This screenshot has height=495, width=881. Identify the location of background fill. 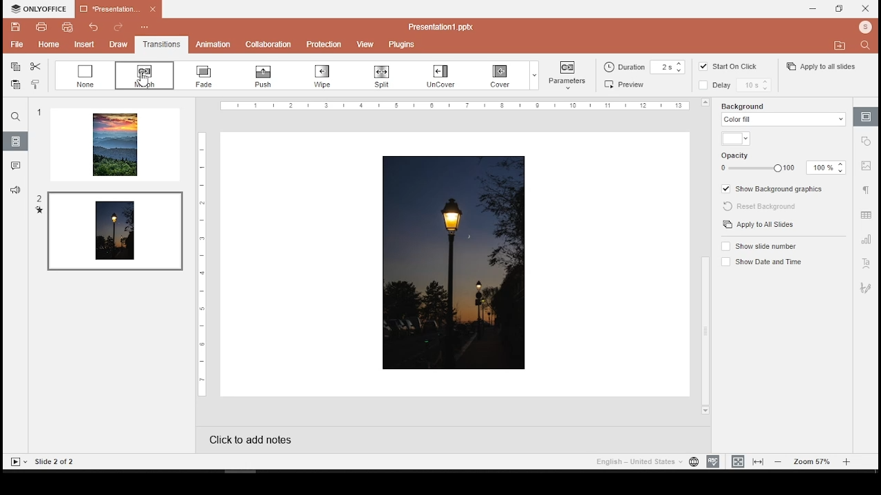
(783, 114).